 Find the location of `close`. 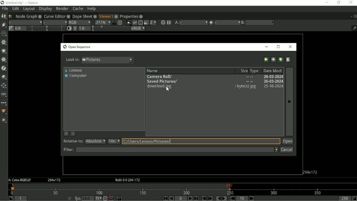

close is located at coordinates (40, 16).